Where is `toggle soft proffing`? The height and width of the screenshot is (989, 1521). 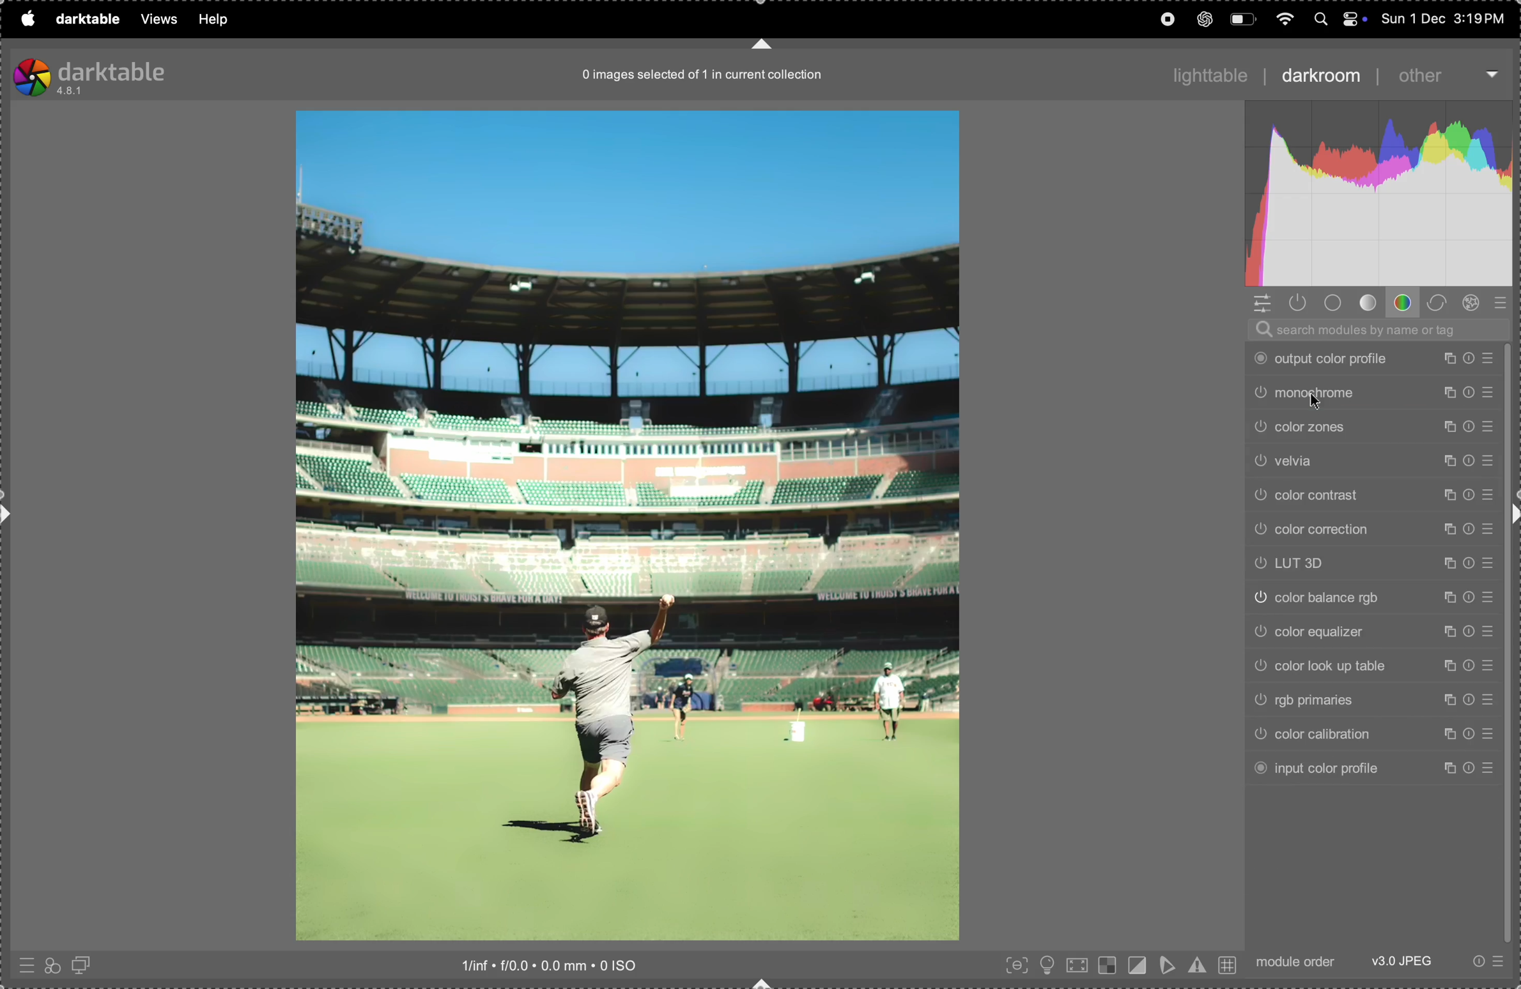
toggle soft proffing is located at coordinates (1166, 966).